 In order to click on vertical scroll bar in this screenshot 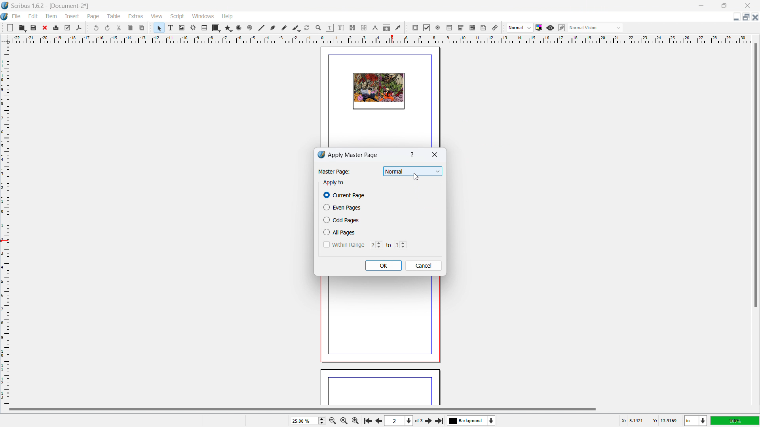, I will do `click(754, 177)`.